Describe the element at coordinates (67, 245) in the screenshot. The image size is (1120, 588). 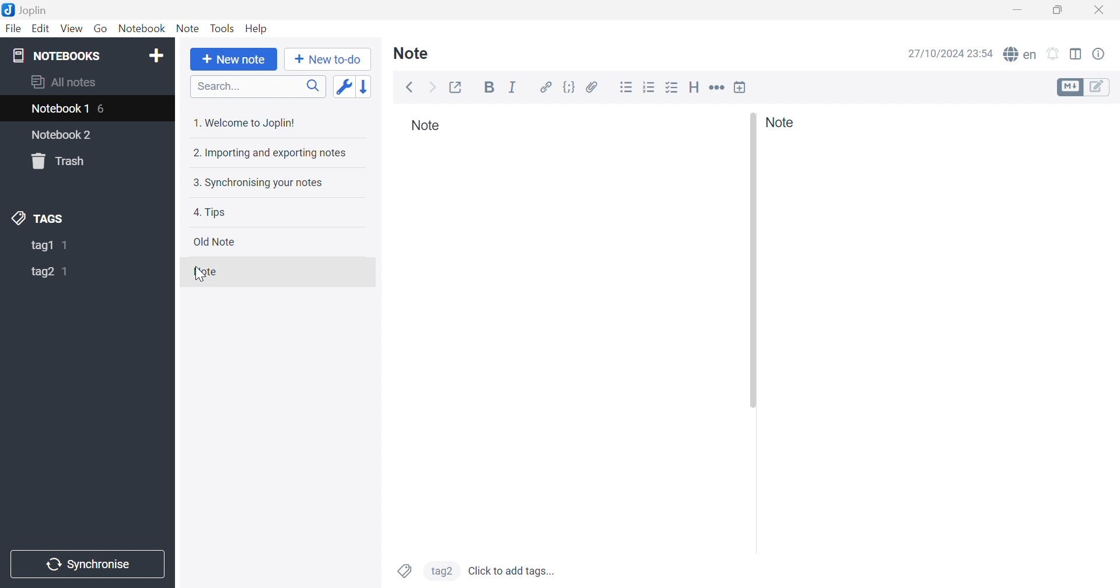
I see `1` at that location.